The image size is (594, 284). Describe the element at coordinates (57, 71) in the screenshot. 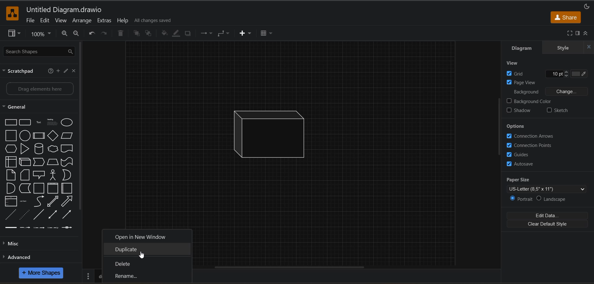

I see `add` at that location.